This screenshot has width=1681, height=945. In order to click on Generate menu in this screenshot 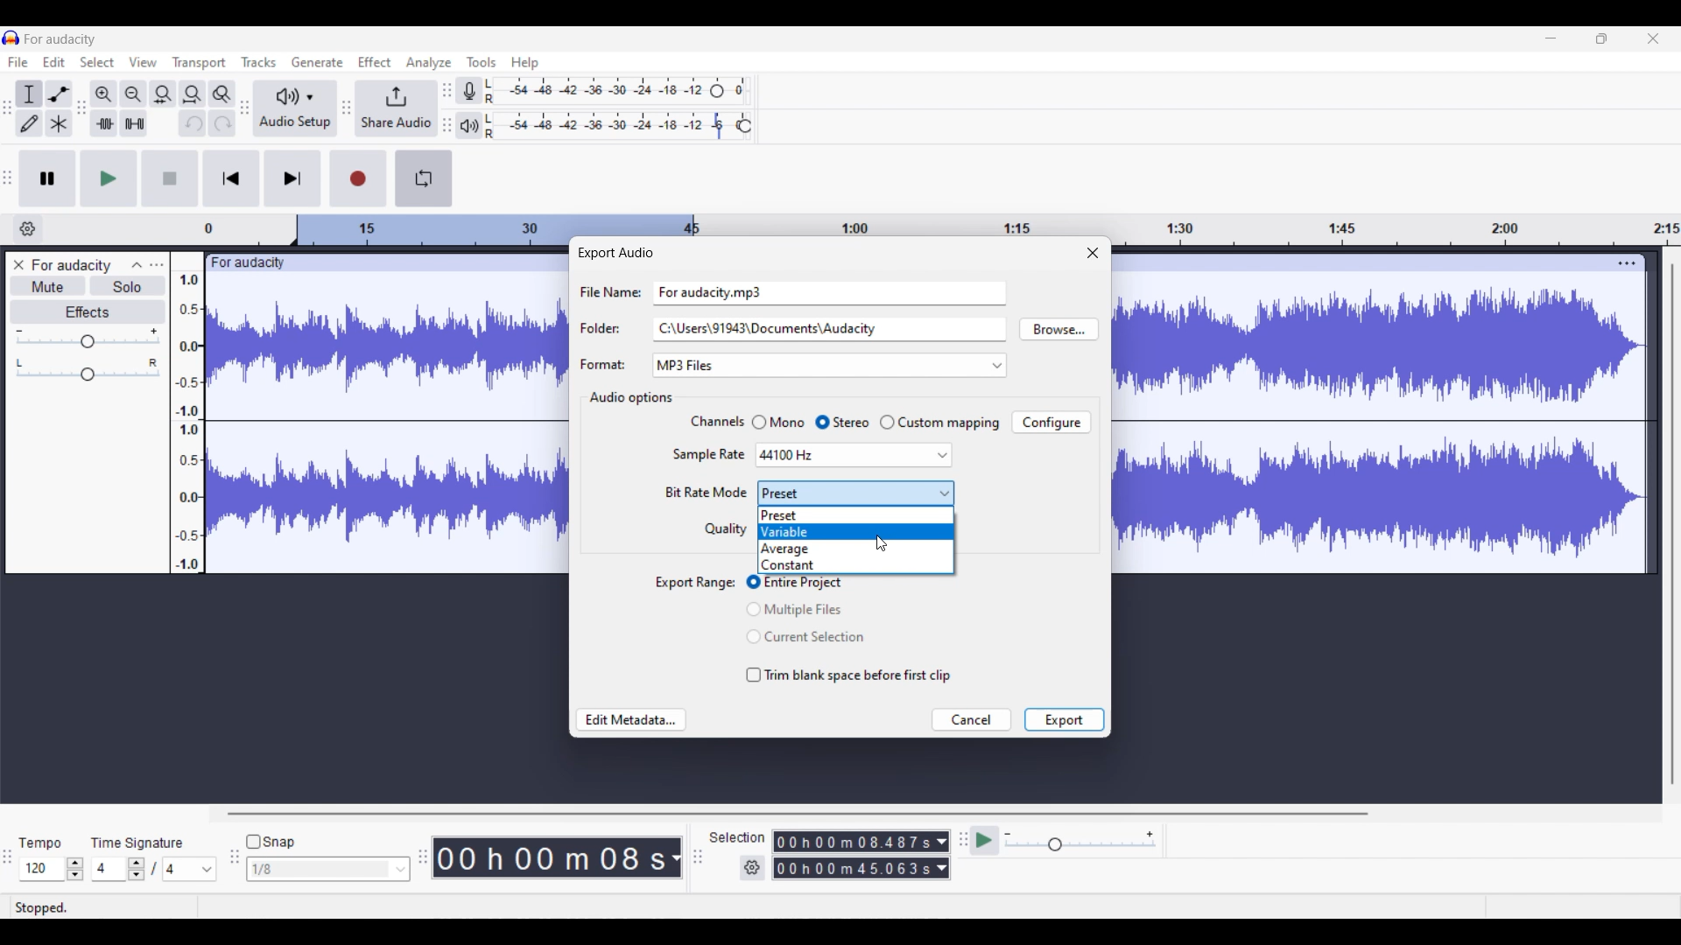, I will do `click(317, 62)`.